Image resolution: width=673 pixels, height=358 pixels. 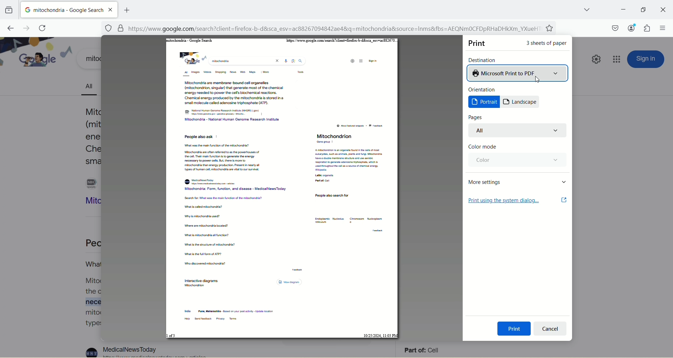 What do you see at coordinates (521, 102) in the screenshot?
I see `landscape` at bounding box center [521, 102].